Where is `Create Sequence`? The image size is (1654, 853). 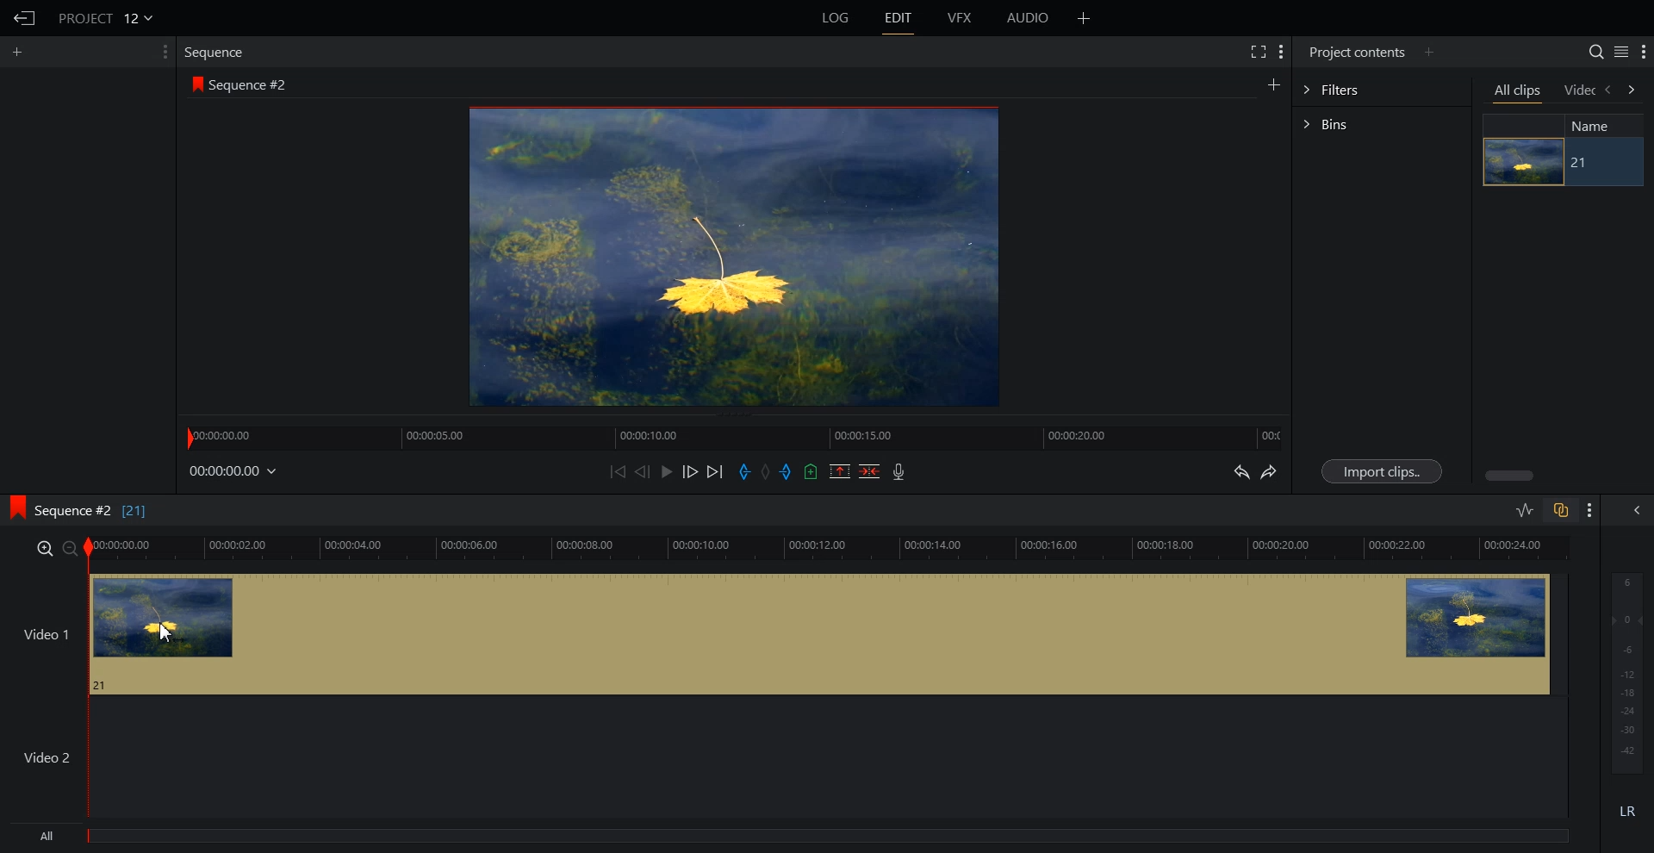 Create Sequence is located at coordinates (1272, 84).